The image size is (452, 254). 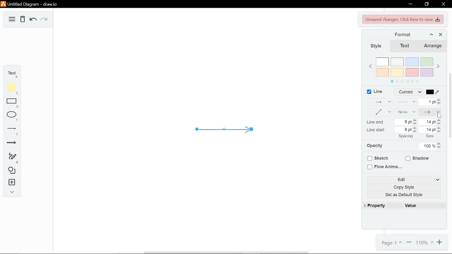 I want to click on Decrease line start spacing, so click(x=415, y=132).